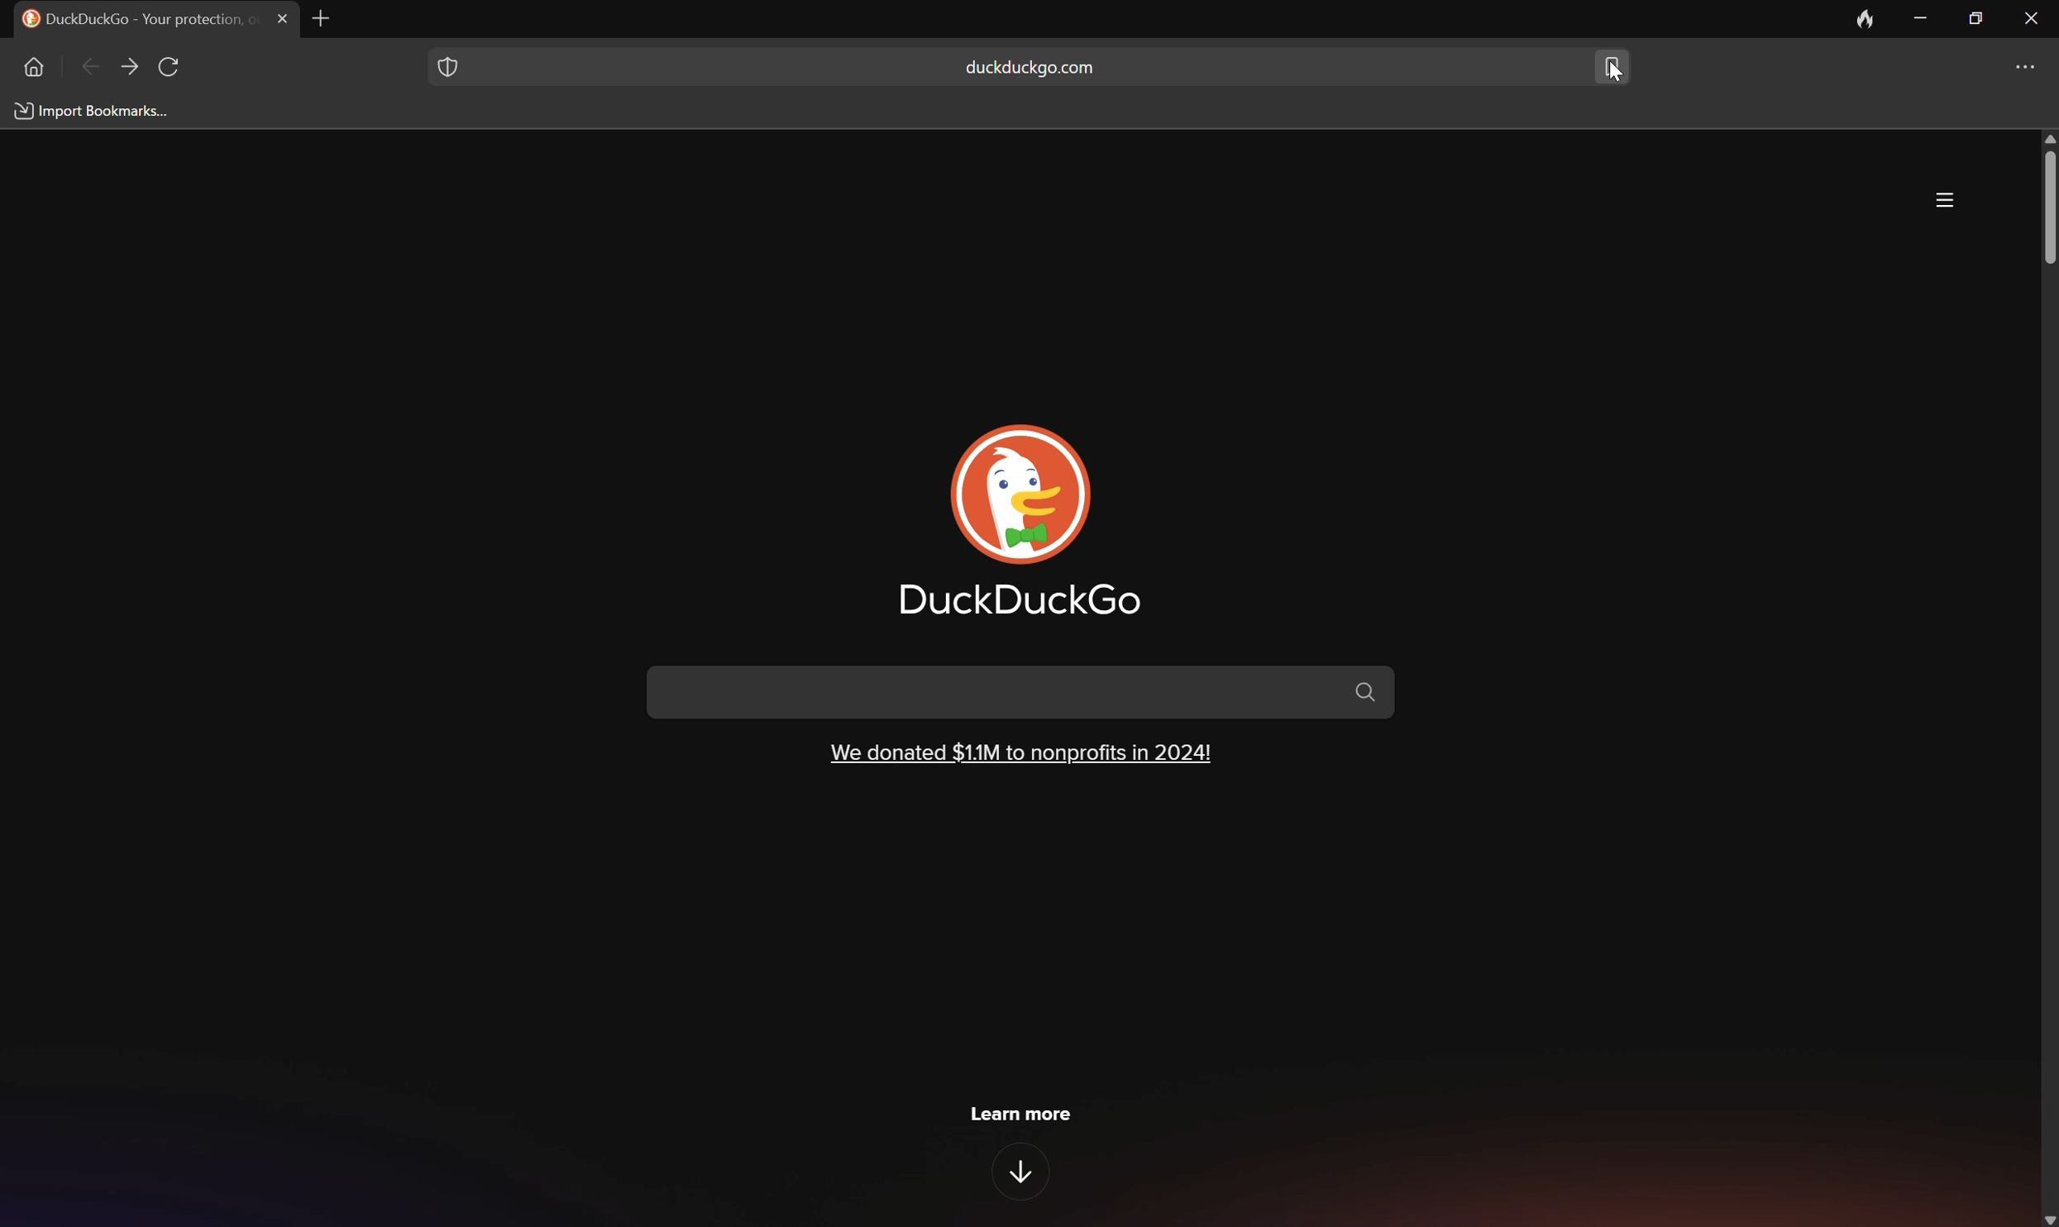 This screenshot has height=1227, width=2059. Describe the element at coordinates (2046, 1217) in the screenshot. I see `Scroll Down` at that location.